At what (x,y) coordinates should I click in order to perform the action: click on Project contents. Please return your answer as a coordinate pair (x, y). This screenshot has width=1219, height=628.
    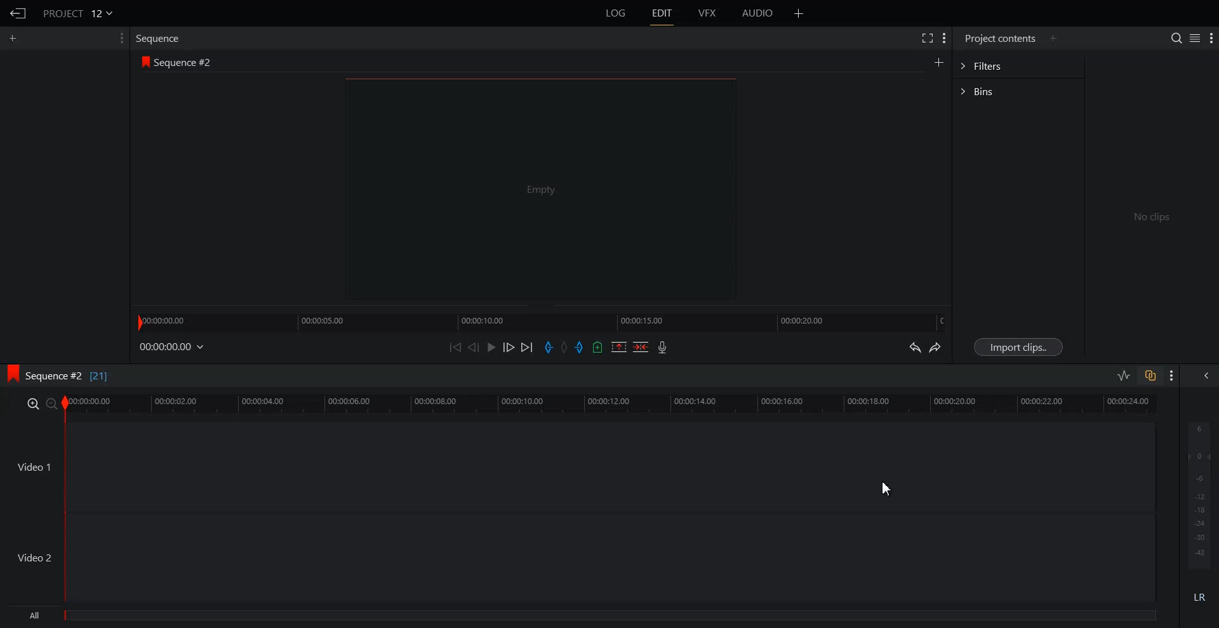
    Looking at the image, I should click on (998, 39).